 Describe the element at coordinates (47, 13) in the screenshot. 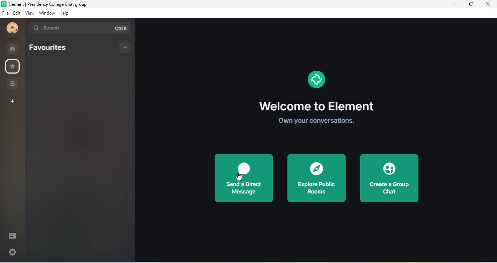

I see `window` at that location.